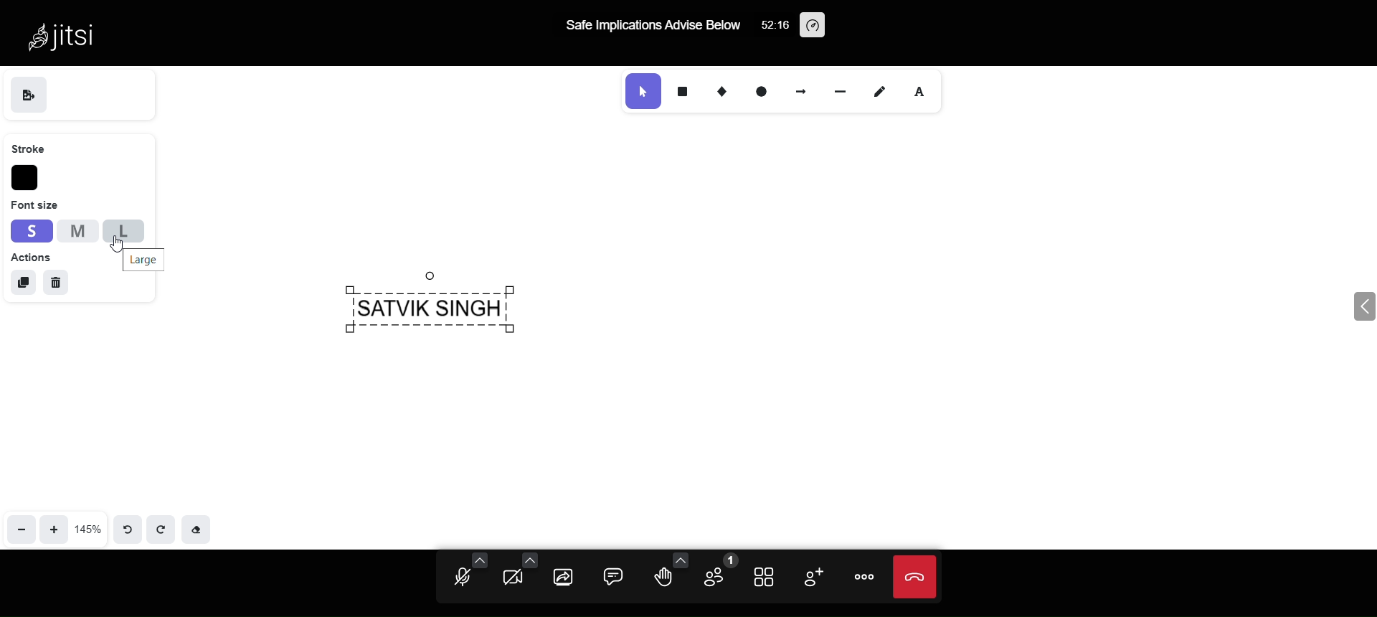 This screenshot has height=617, width=1377. Describe the element at coordinates (35, 205) in the screenshot. I see `font size` at that location.